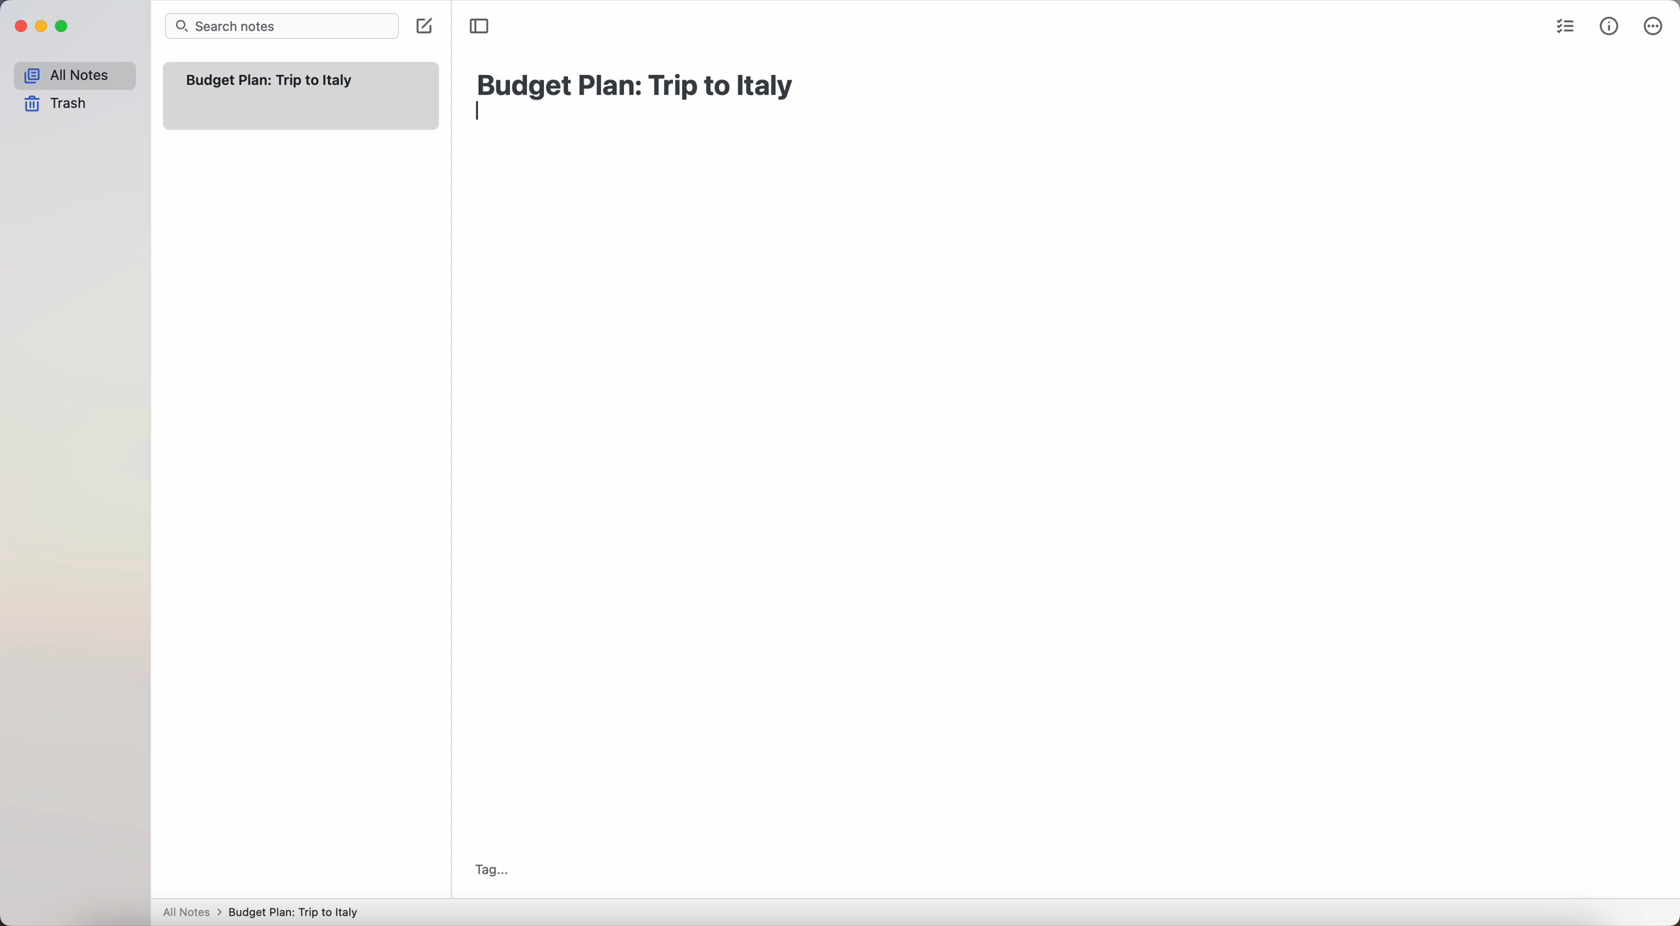  Describe the element at coordinates (492, 870) in the screenshot. I see `tag` at that location.